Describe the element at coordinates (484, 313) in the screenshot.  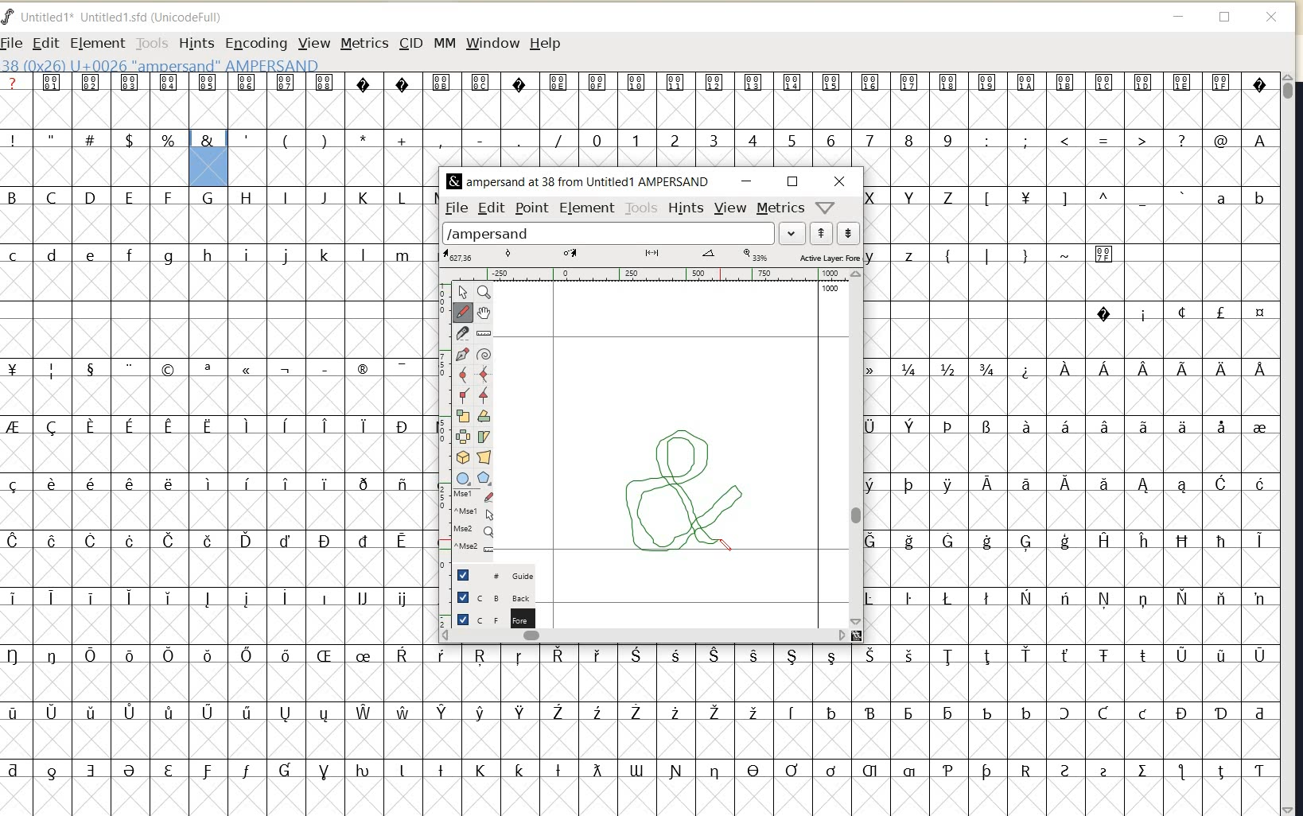
I see `scroll by hand` at that location.